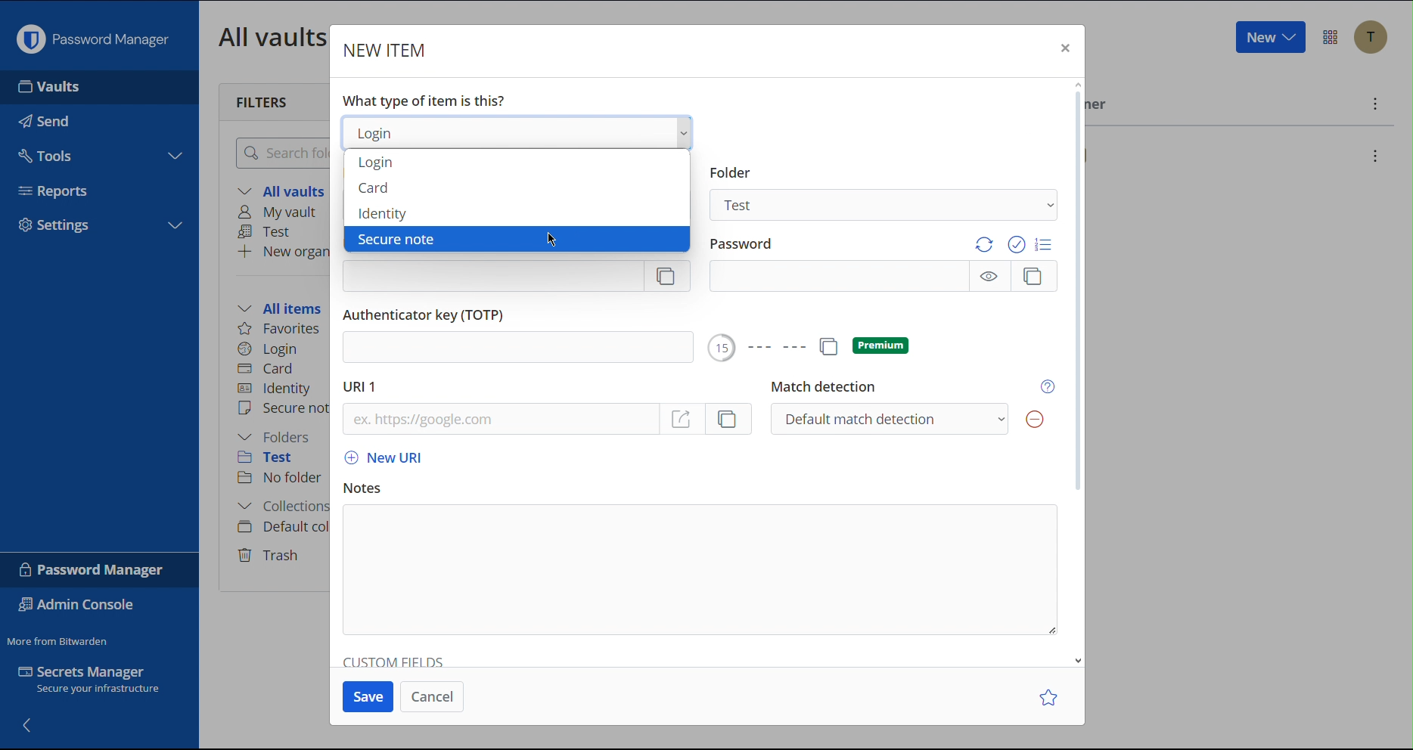 The image size is (1413, 750). Describe the element at coordinates (747, 243) in the screenshot. I see `Password` at that location.